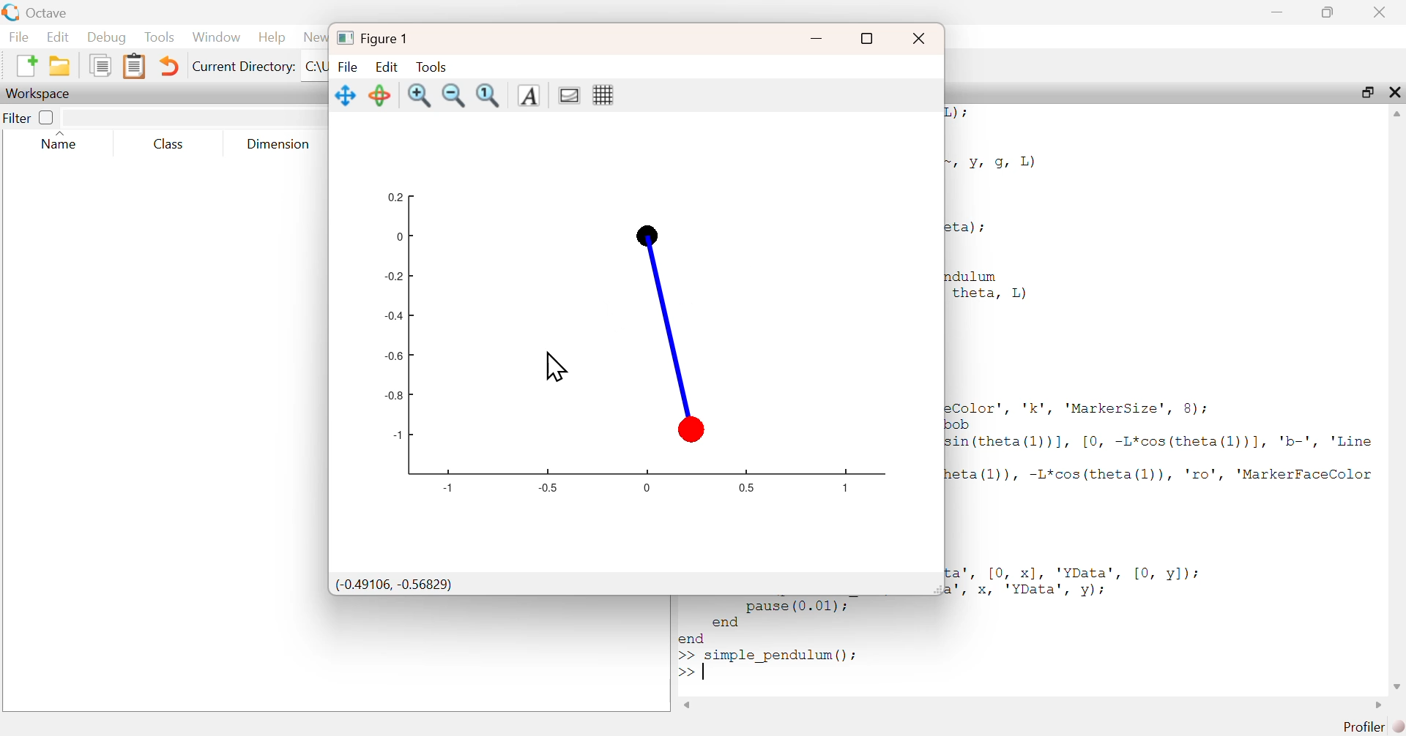  Describe the element at coordinates (868, 37) in the screenshot. I see `Maximize` at that location.